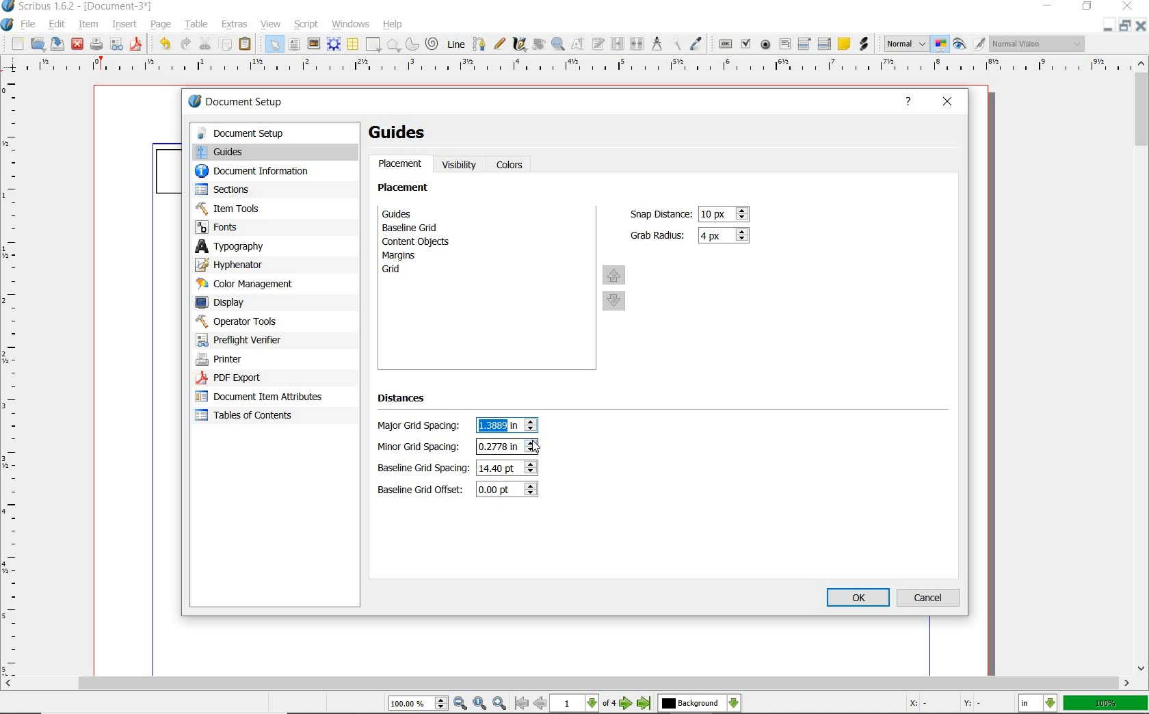  Describe the element at coordinates (267, 208) in the screenshot. I see `item tools` at that location.